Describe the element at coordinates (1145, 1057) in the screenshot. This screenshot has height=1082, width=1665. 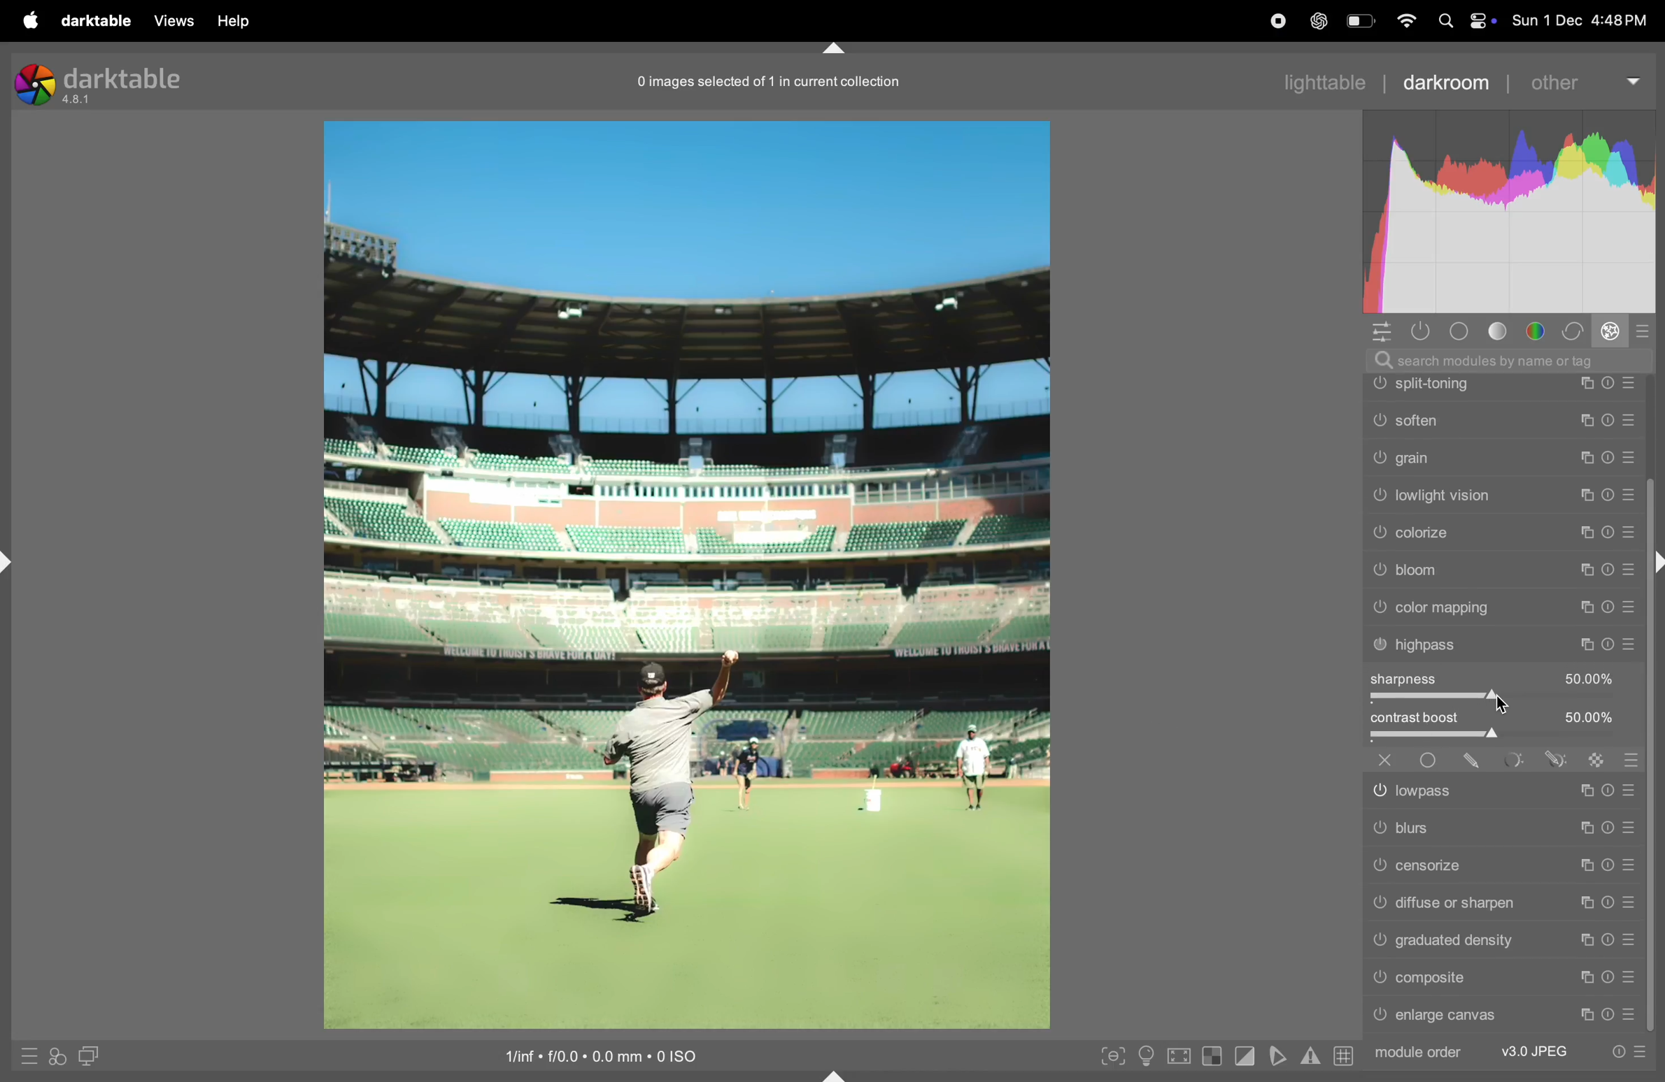
I see `toggle iso` at that location.